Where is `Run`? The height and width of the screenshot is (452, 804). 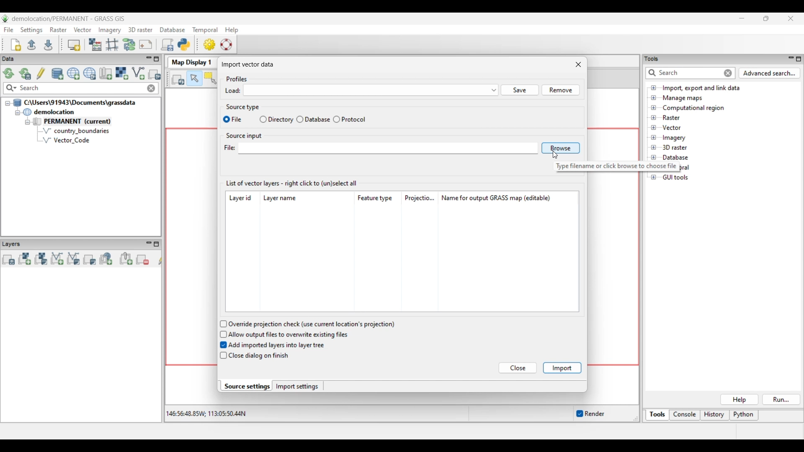
Run is located at coordinates (782, 400).